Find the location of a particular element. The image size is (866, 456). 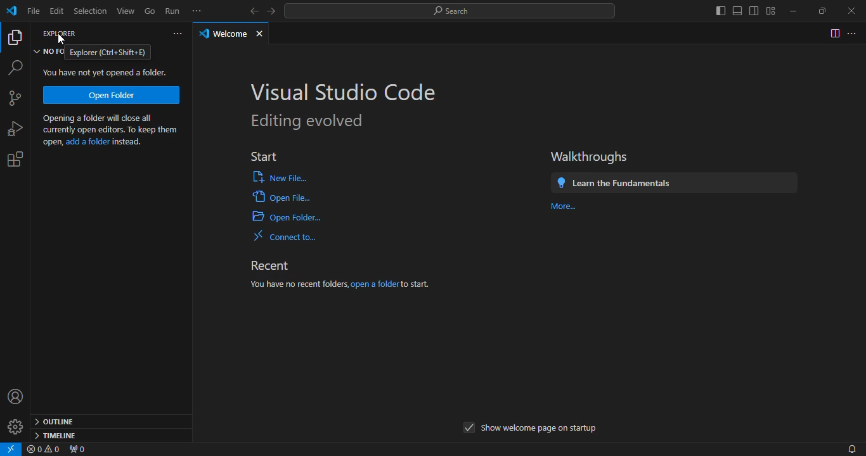

Search is located at coordinates (453, 12).